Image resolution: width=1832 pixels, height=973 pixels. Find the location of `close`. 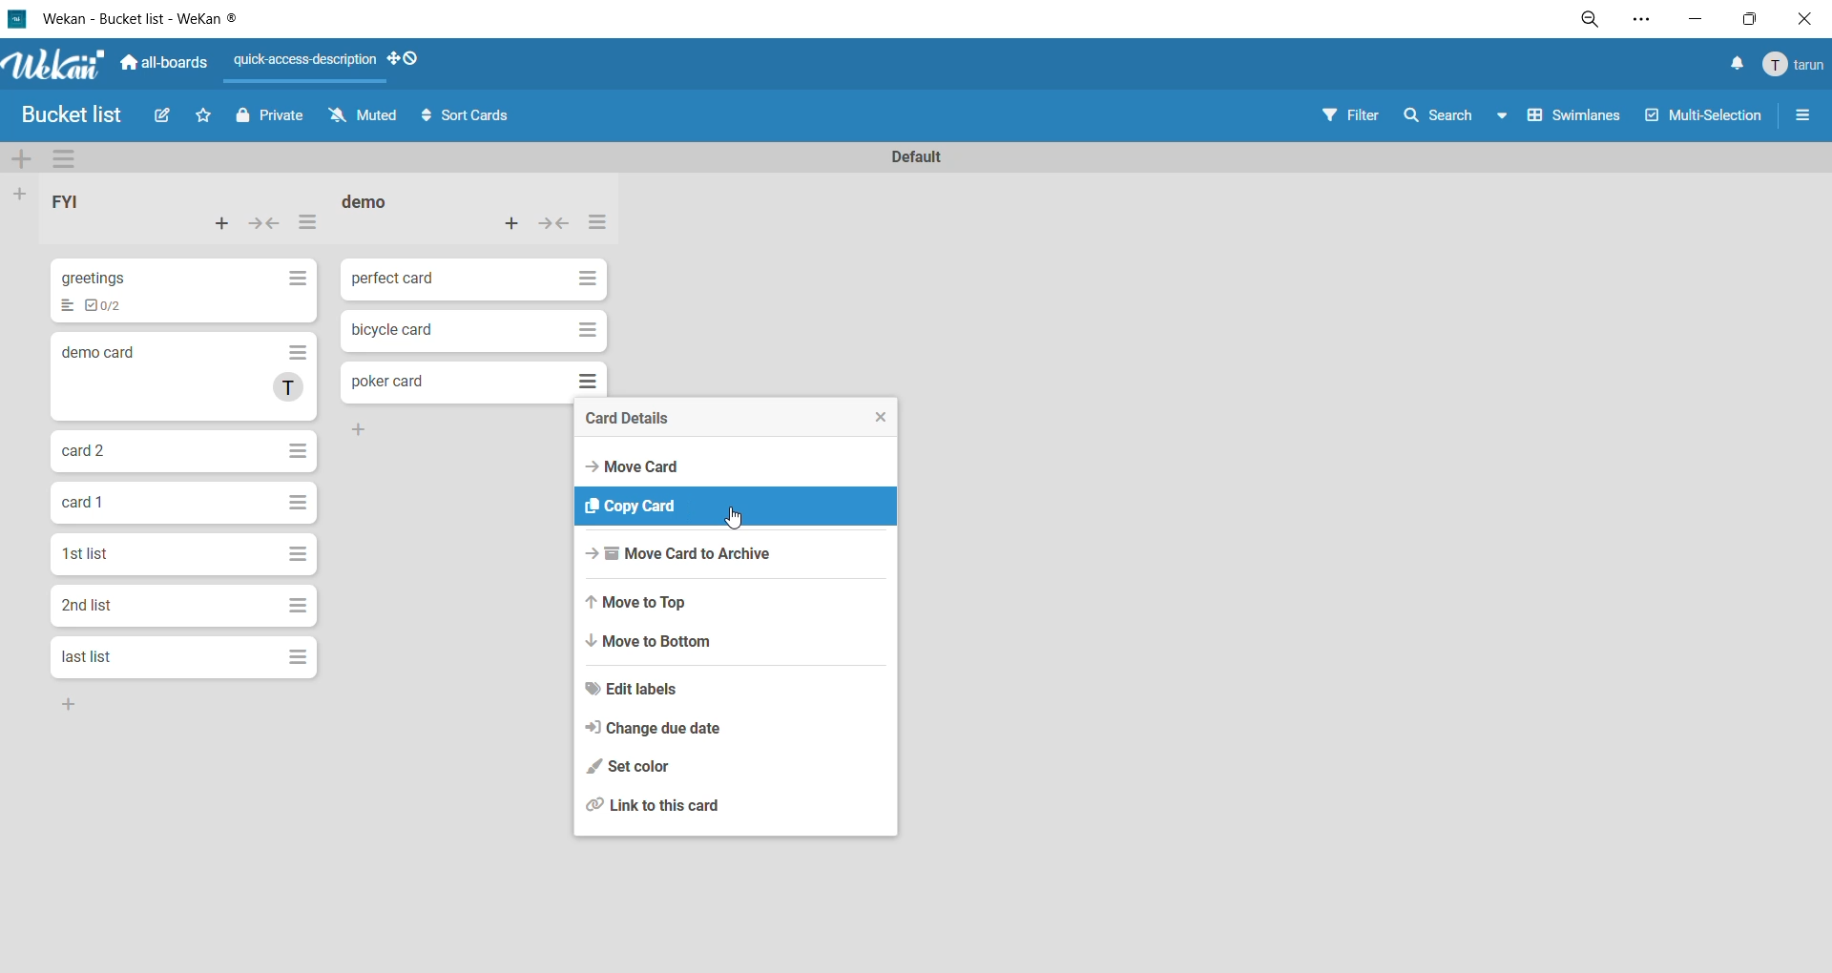

close is located at coordinates (873, 417).